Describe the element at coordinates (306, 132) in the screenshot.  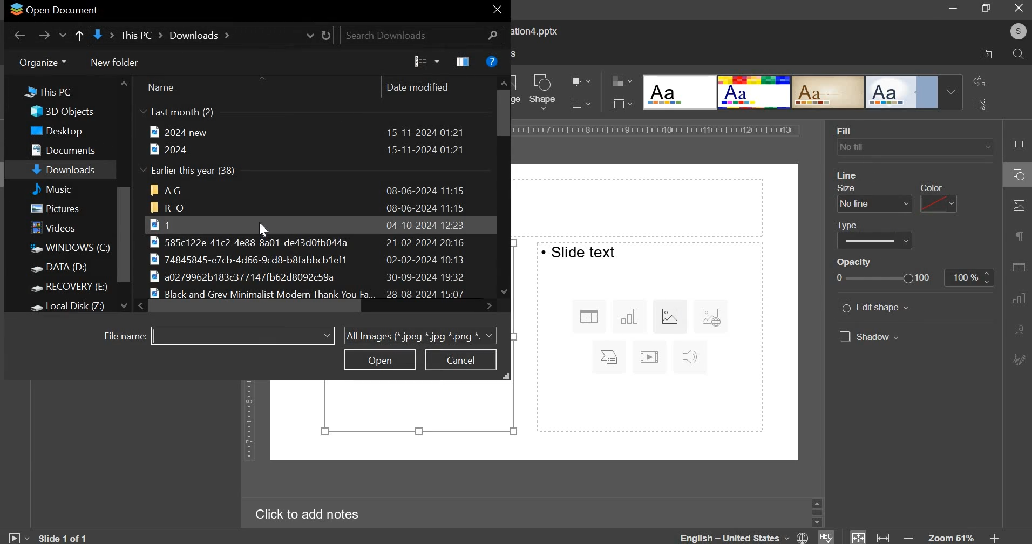
I see `file` at that location.